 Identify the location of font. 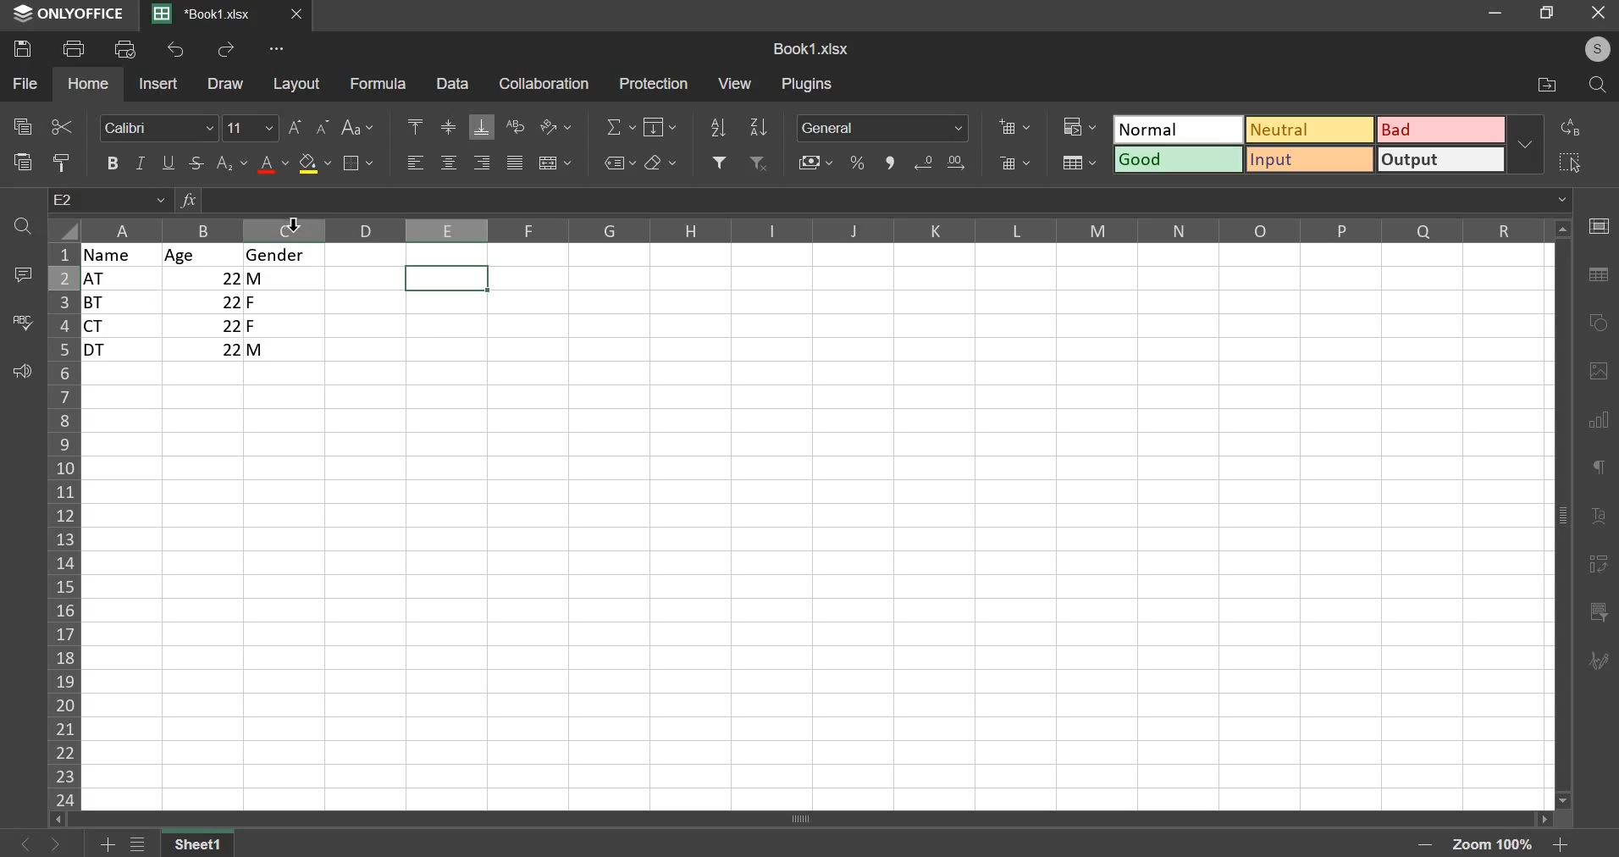
(160, 128).